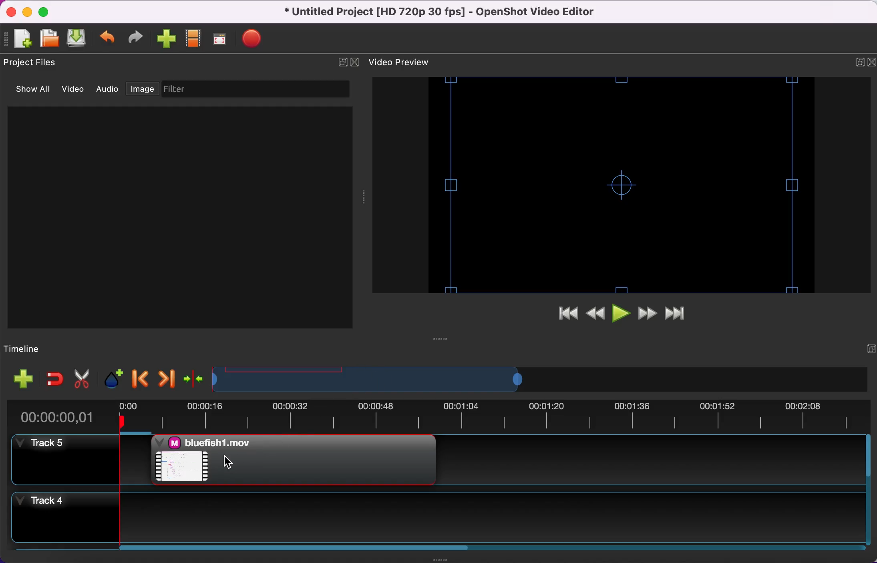 The height and width of the screenshot is (563, 877). Describe the element at coordinates (55, 380) in the screenshot. I see `enable snapping` at that location.